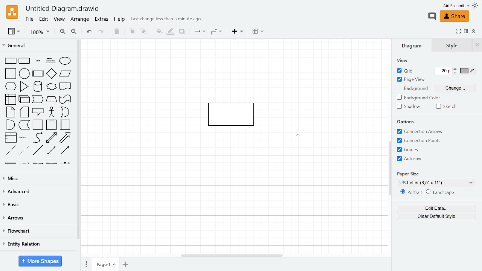  Describe the element at coordinates (444, 71) in the screenshot. I see `Grid pts` at that location.